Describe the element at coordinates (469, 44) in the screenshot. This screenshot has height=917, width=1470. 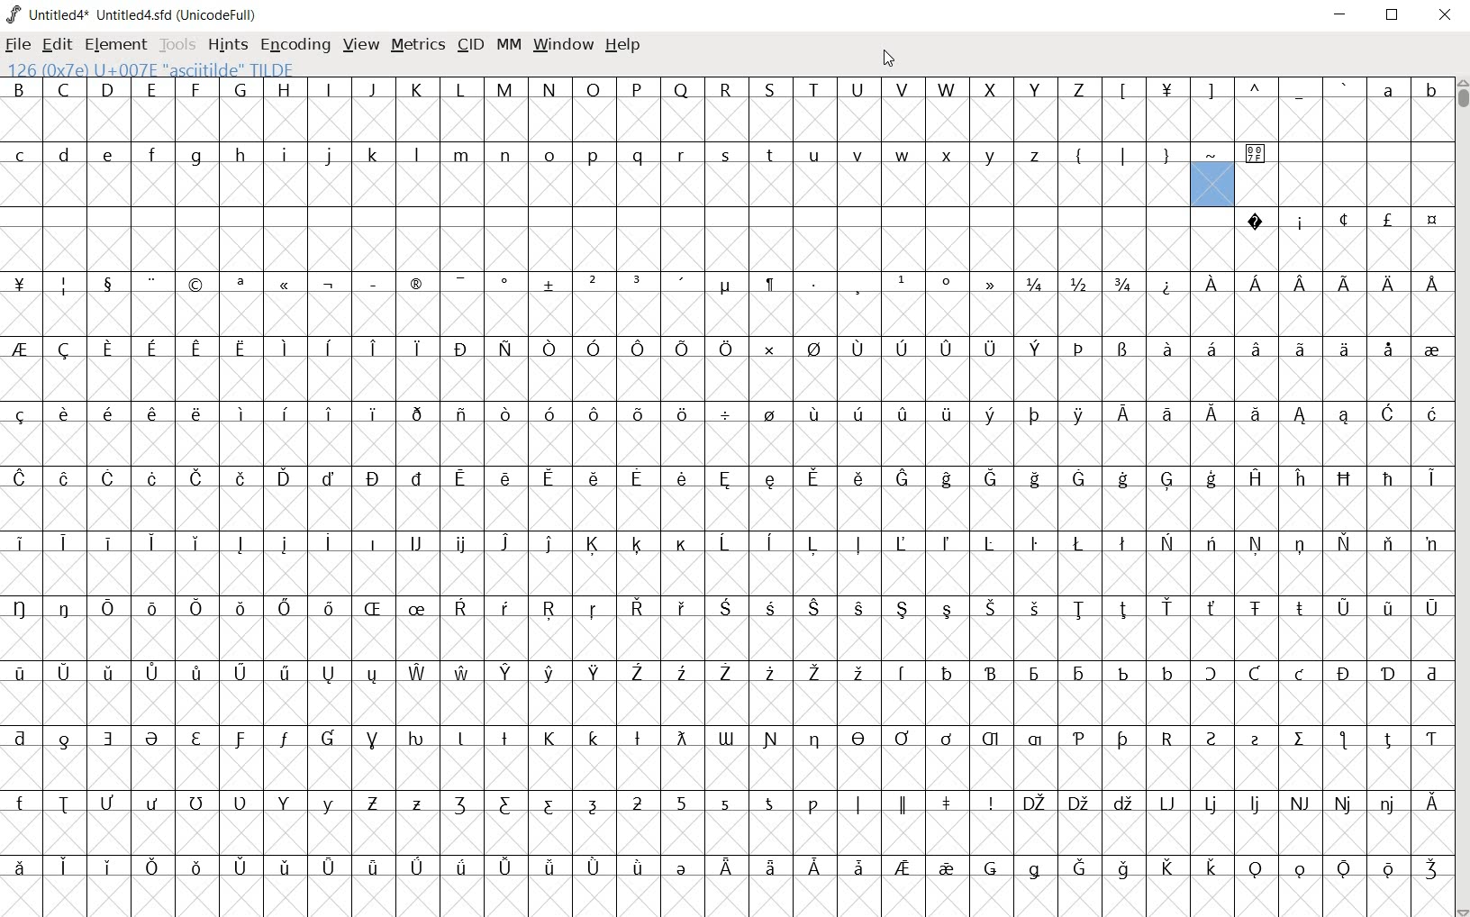
I see `CID` at that location.